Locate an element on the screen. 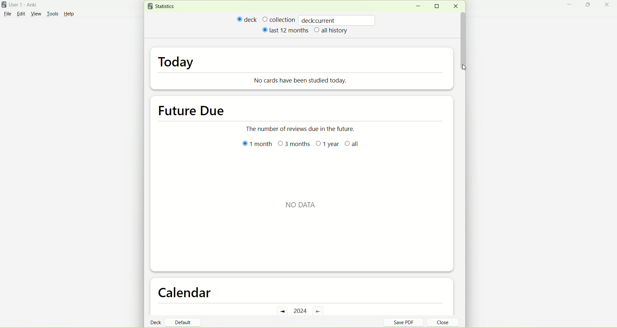  edit is located at coordinates (21, 13).